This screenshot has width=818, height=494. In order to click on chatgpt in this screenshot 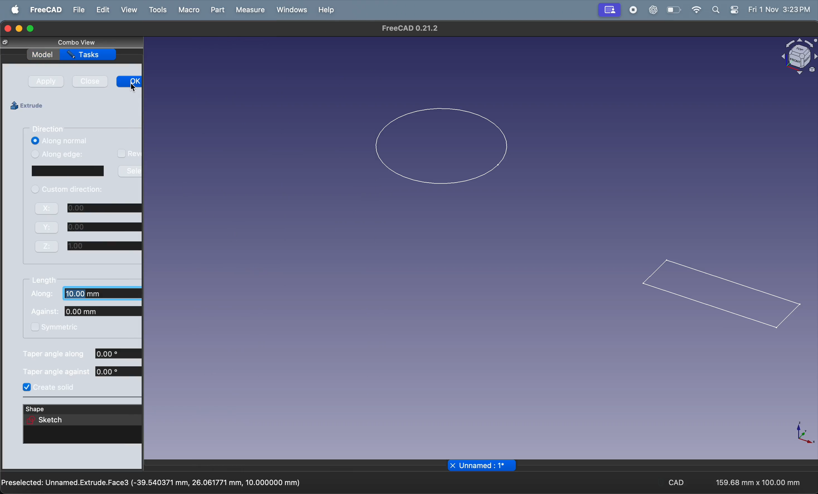, I will do `click(653, 10)`.